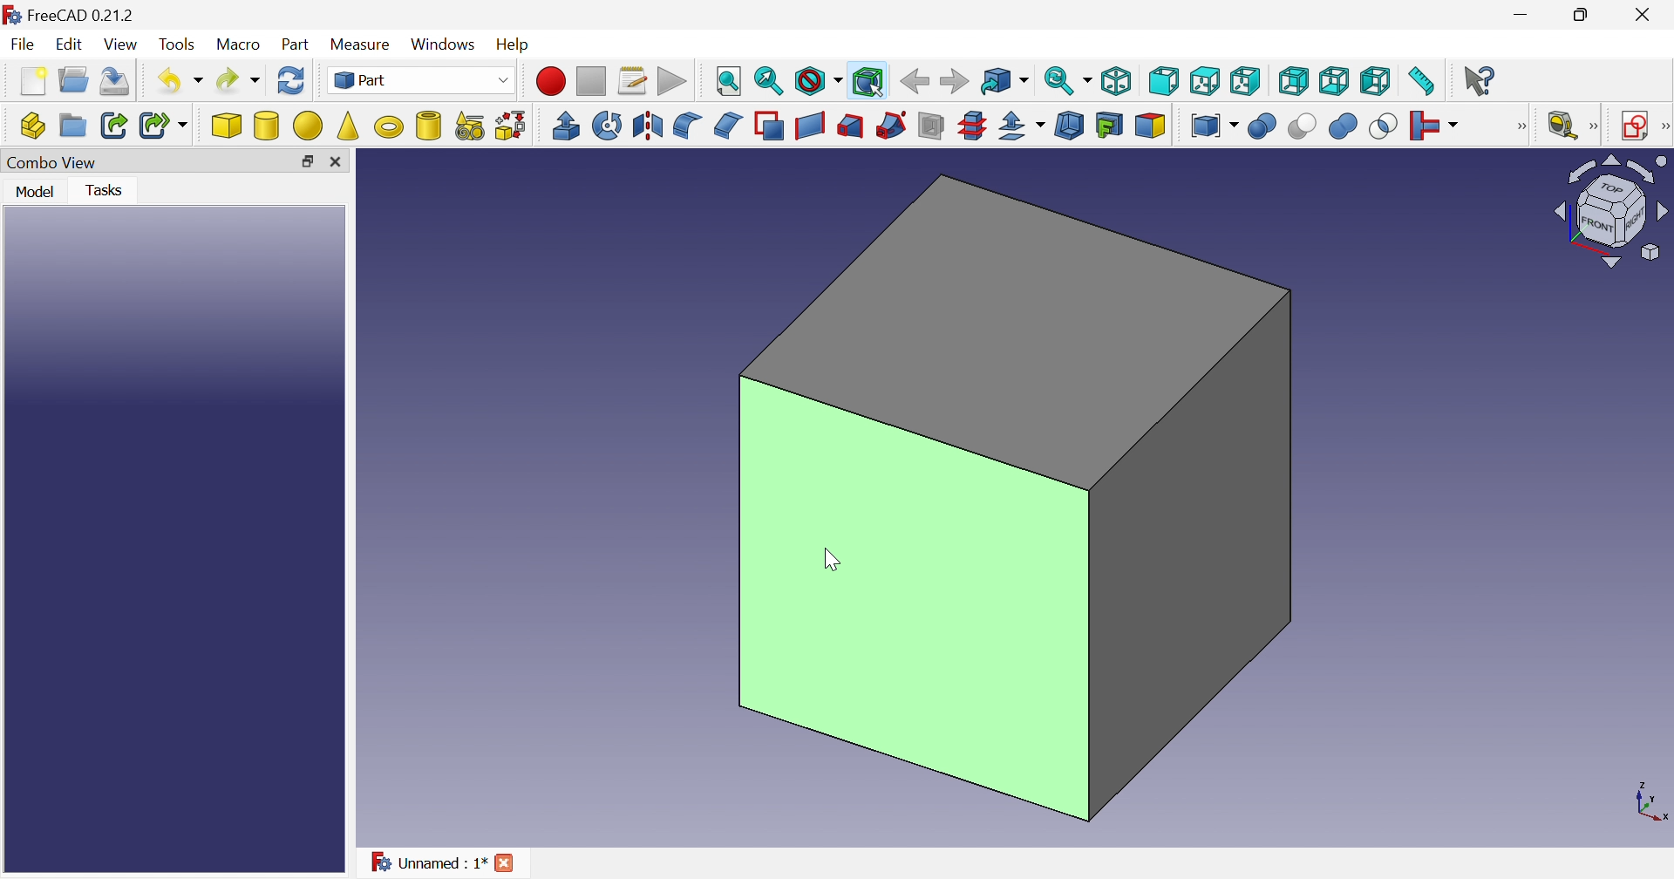 The image size is (1674, 879). Describe the element at coordinates (974, 126) in the screenshot. I see `` at that location.